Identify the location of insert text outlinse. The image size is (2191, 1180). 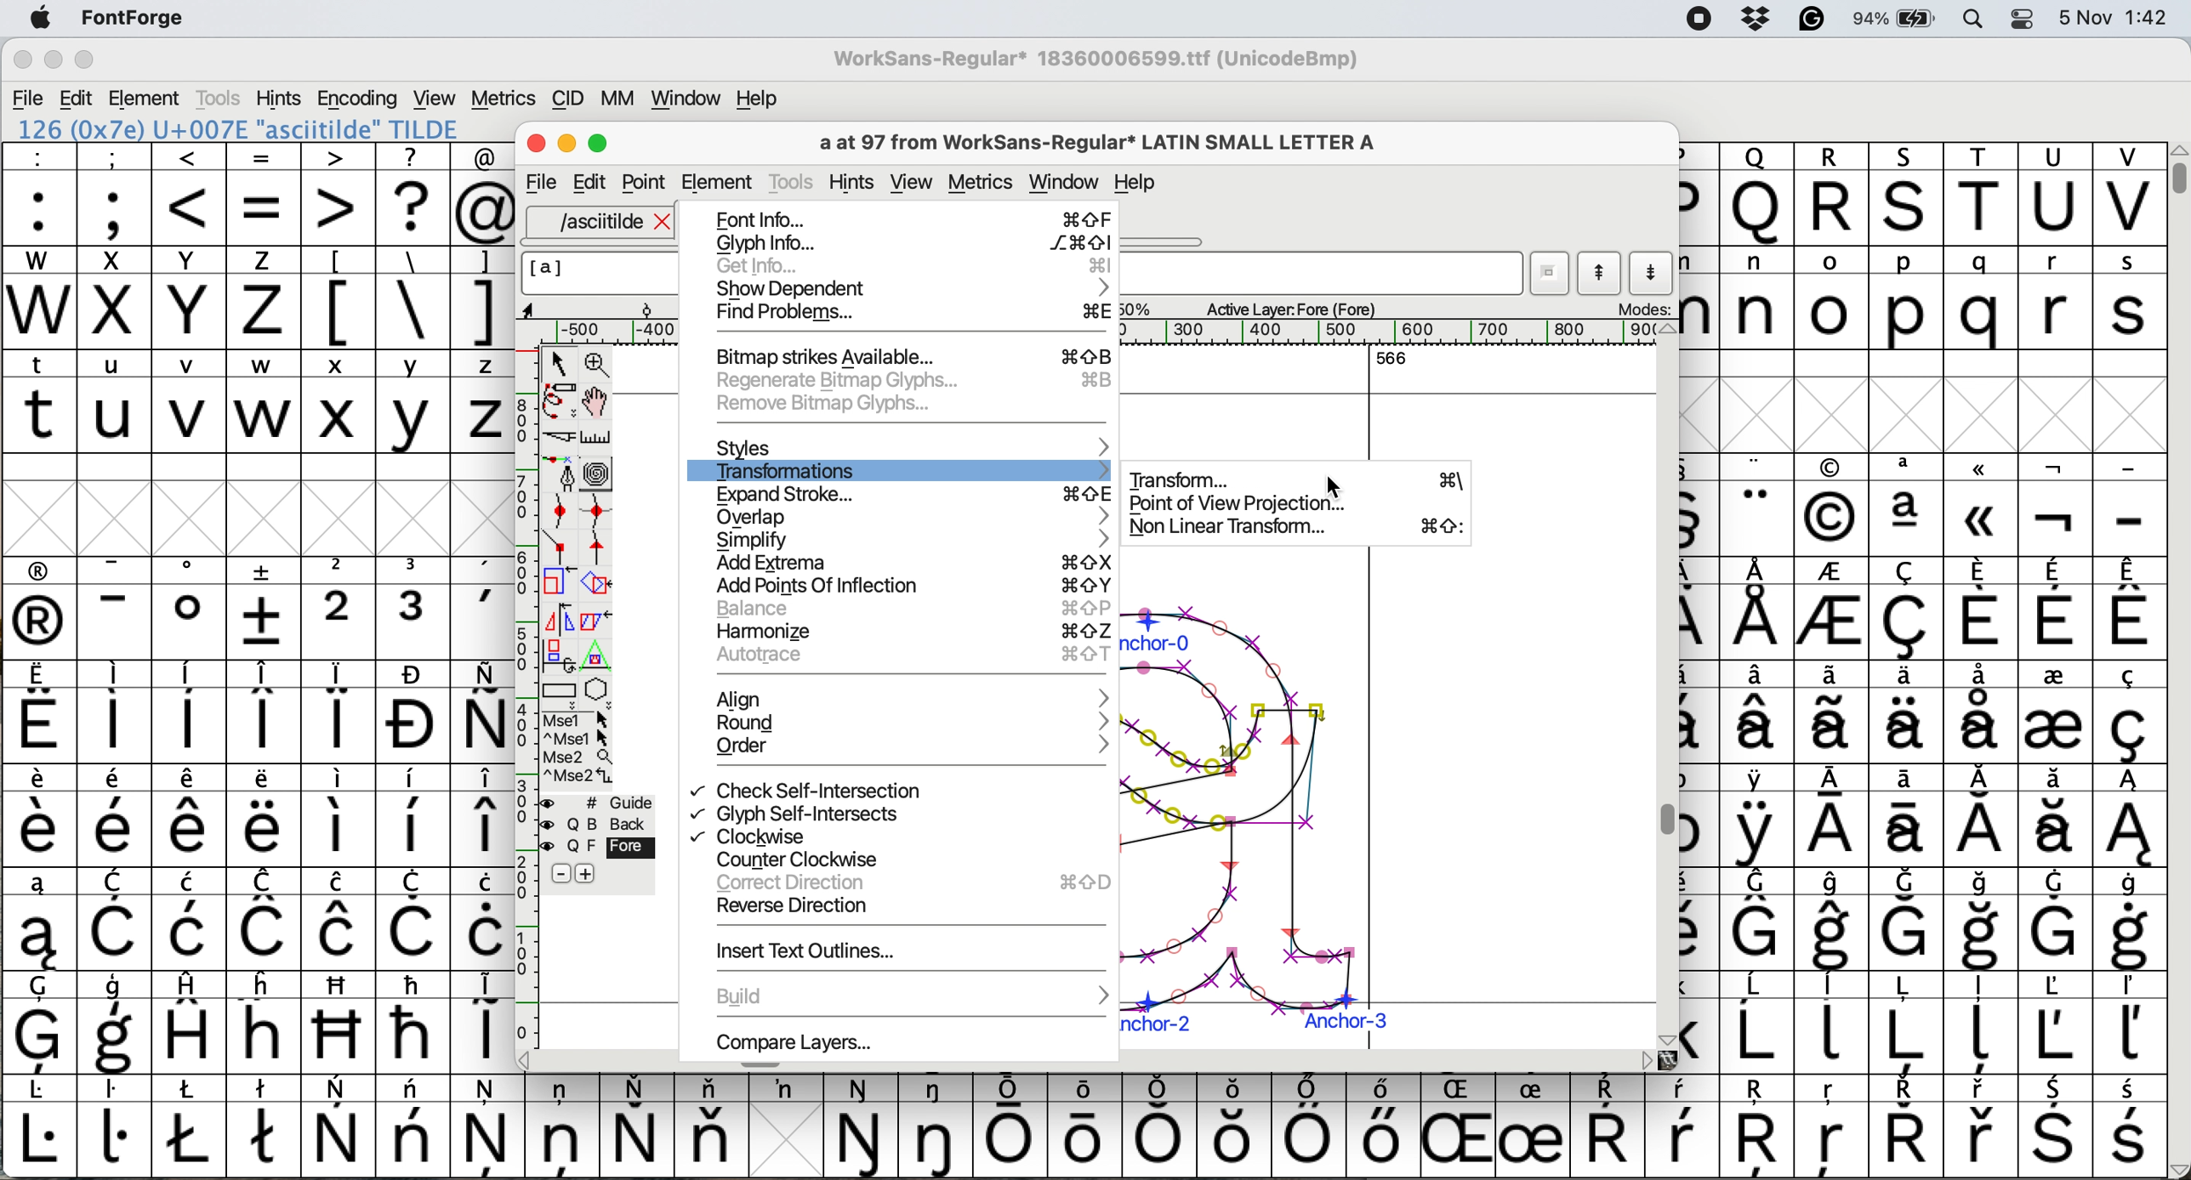
(819, 952).